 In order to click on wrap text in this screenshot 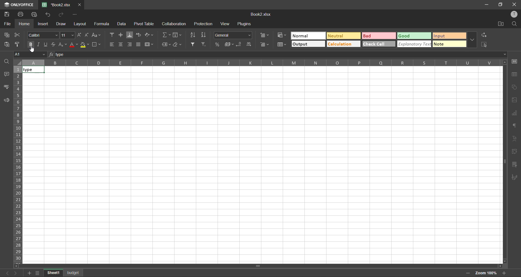, I will do `click(139, 35)`.